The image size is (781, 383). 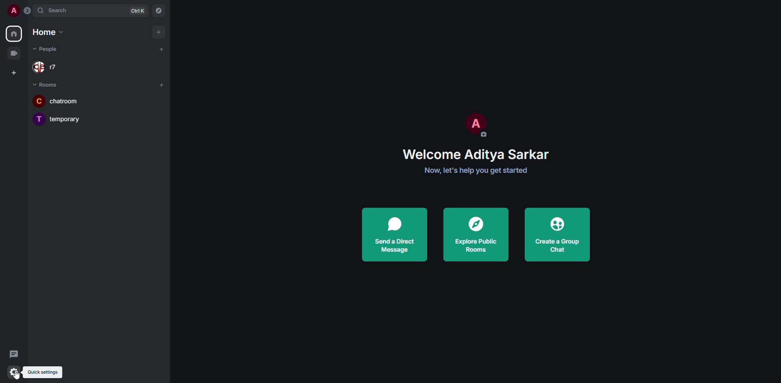 What do you see at coordinates (394, 235) in the screenshot?
I see `send a direct message` at bounding box center [394, 235].